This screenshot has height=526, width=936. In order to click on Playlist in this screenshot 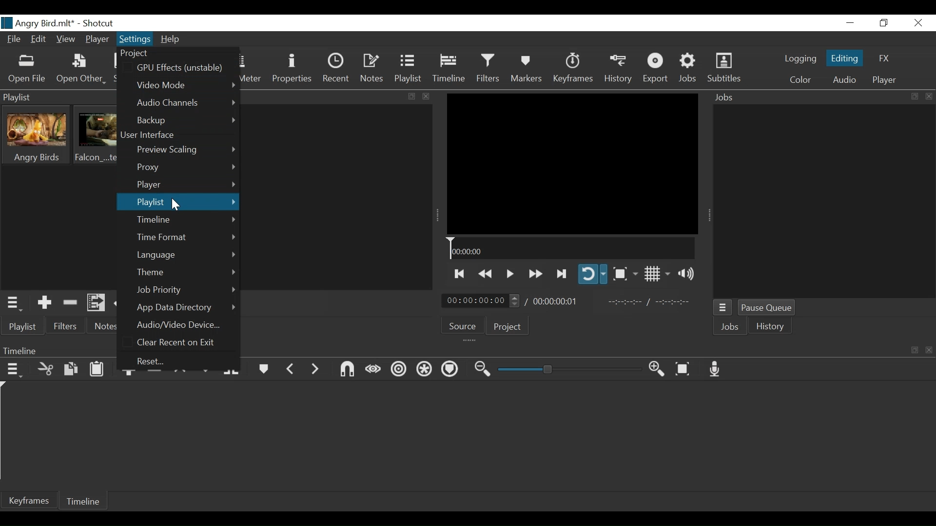, I will do `click(177, 202)`.